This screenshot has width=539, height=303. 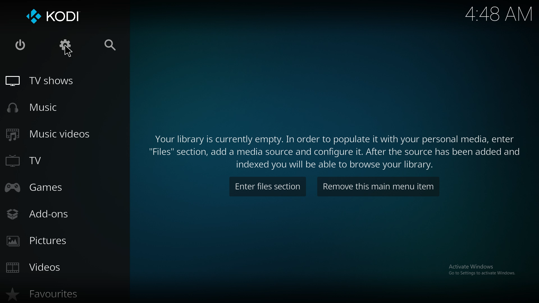 What do you see at coordinates (38, 107) in the screenshot?
I see `music` at bounding box center [38, 107].